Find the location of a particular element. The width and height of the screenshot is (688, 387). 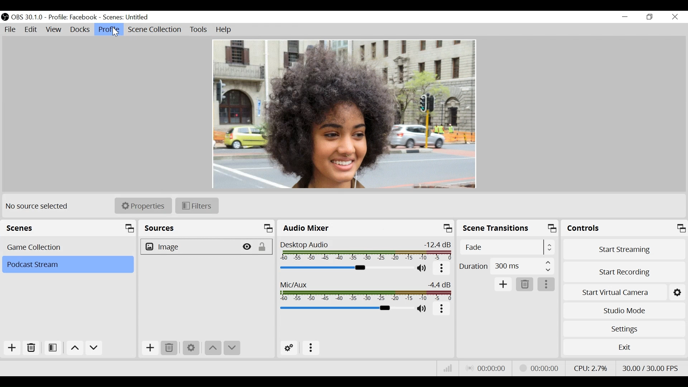

Move down is located at coordinates (95, 348).